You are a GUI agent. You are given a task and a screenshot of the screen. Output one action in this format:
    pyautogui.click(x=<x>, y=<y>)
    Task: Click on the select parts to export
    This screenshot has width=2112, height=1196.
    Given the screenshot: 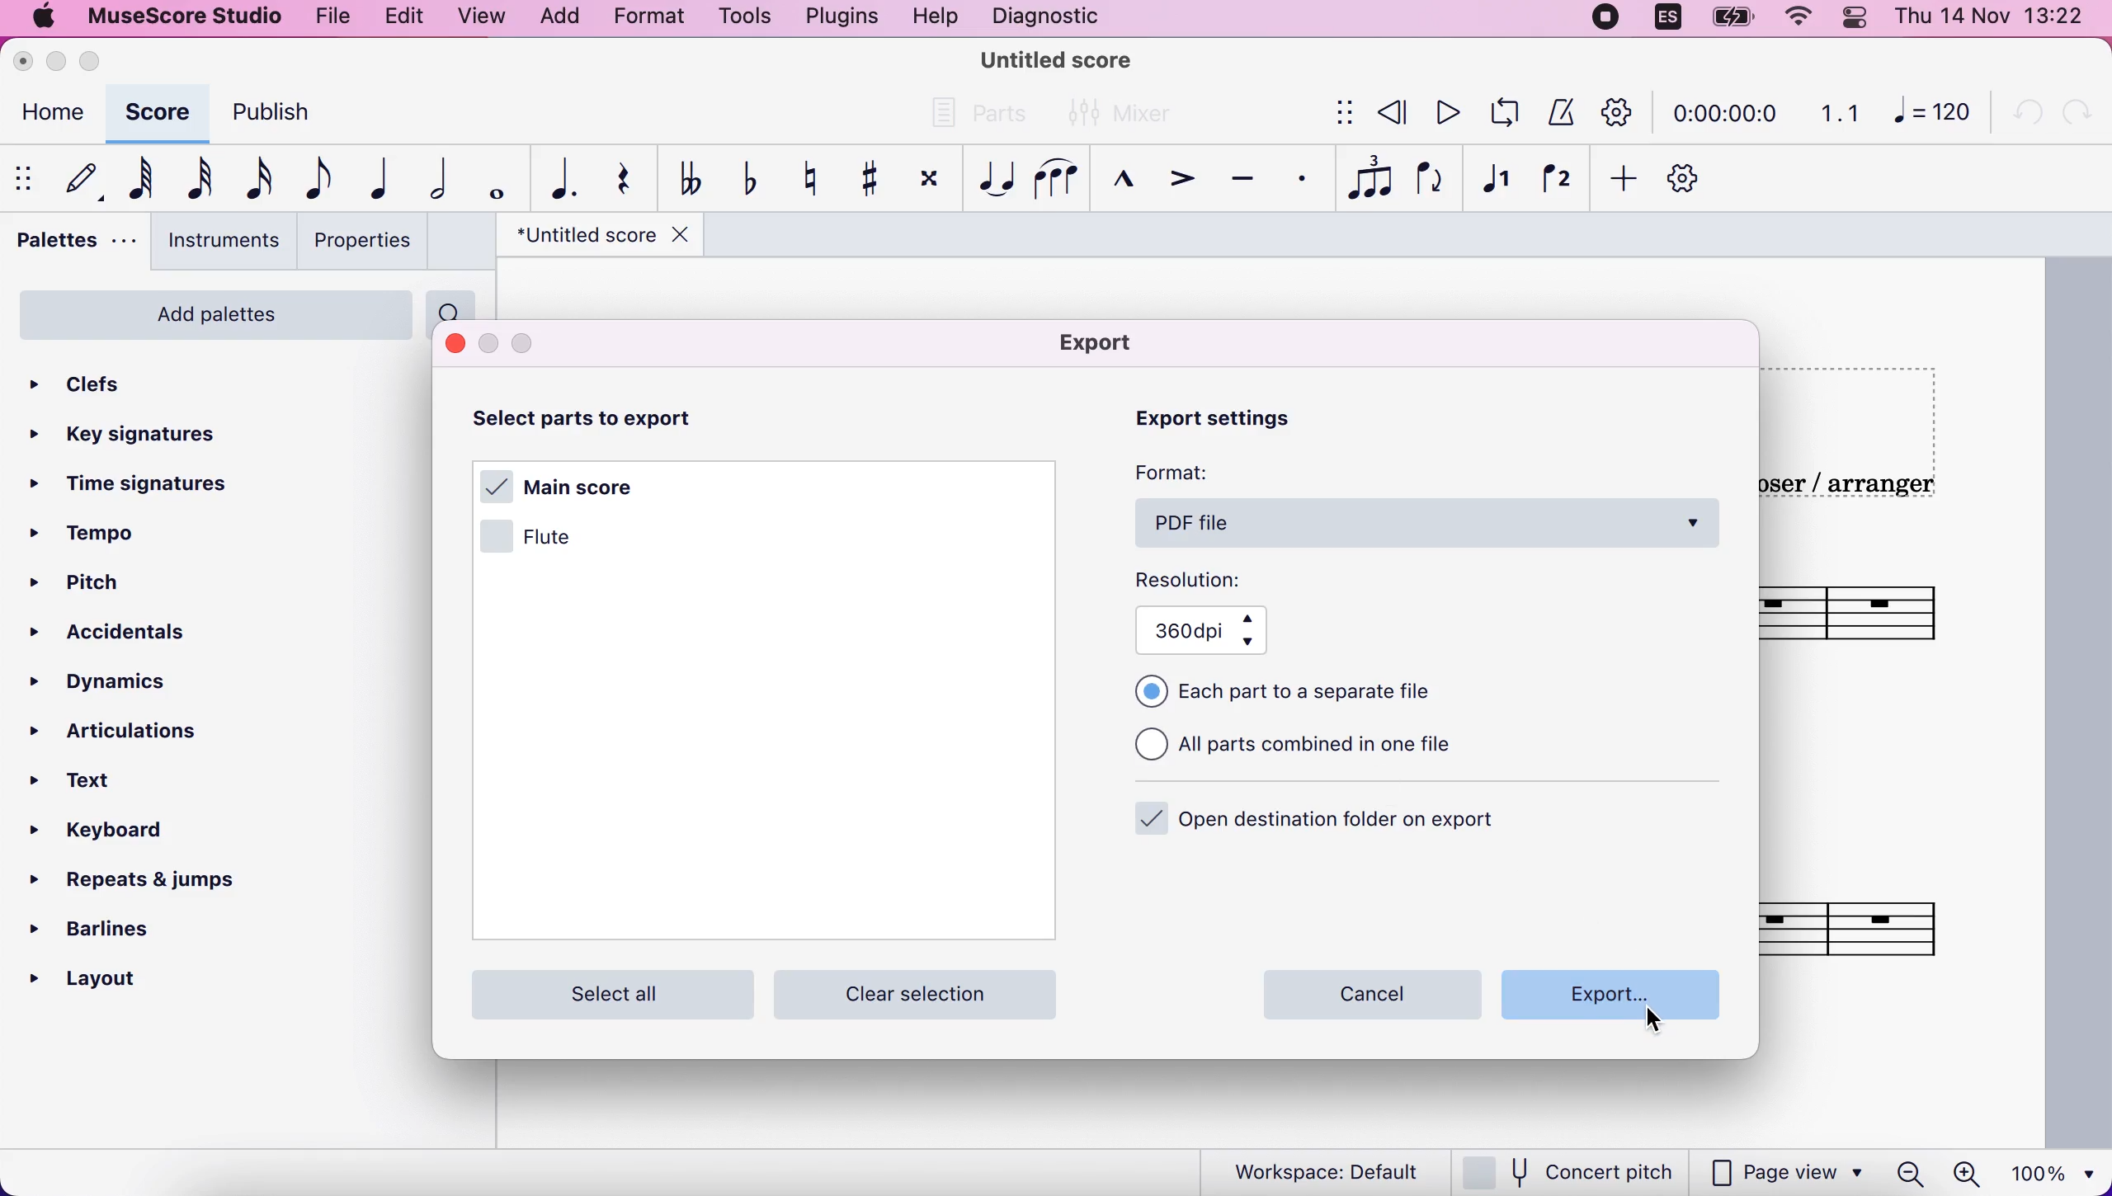 What is the action you would take?
    pyautogui.click(x=619, y=420)
    